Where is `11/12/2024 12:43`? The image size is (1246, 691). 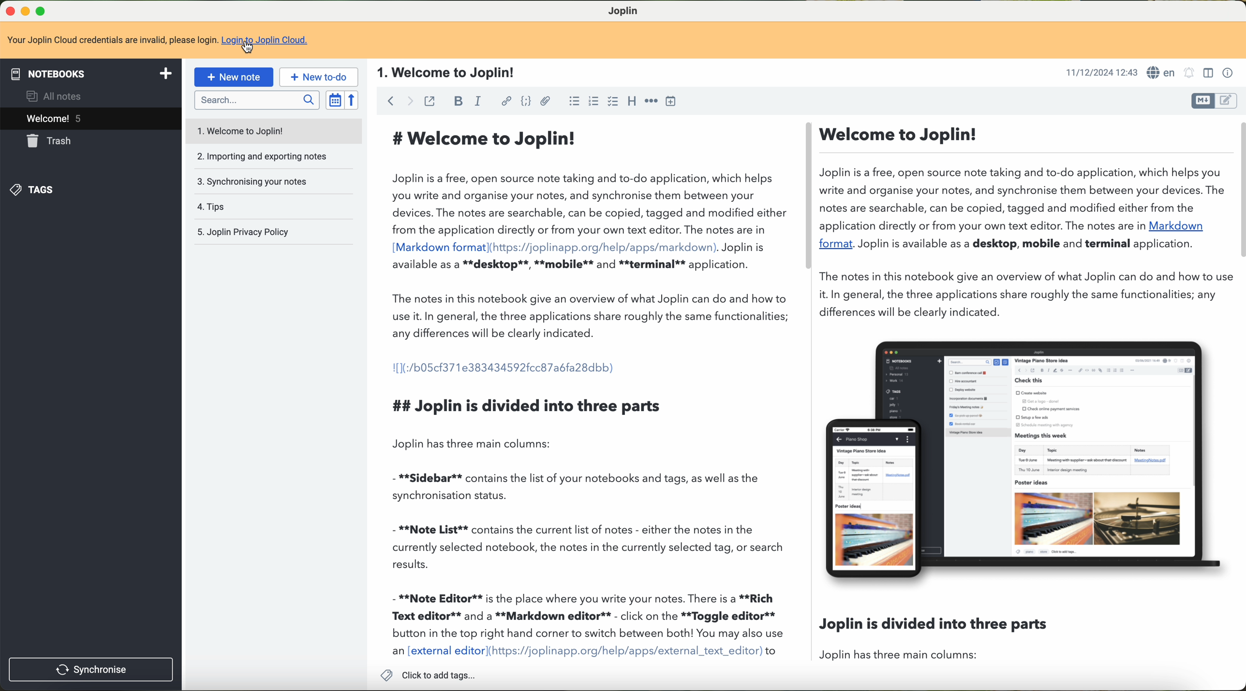 11/12/2024 12:43 is located at coordinates (1102, 73).